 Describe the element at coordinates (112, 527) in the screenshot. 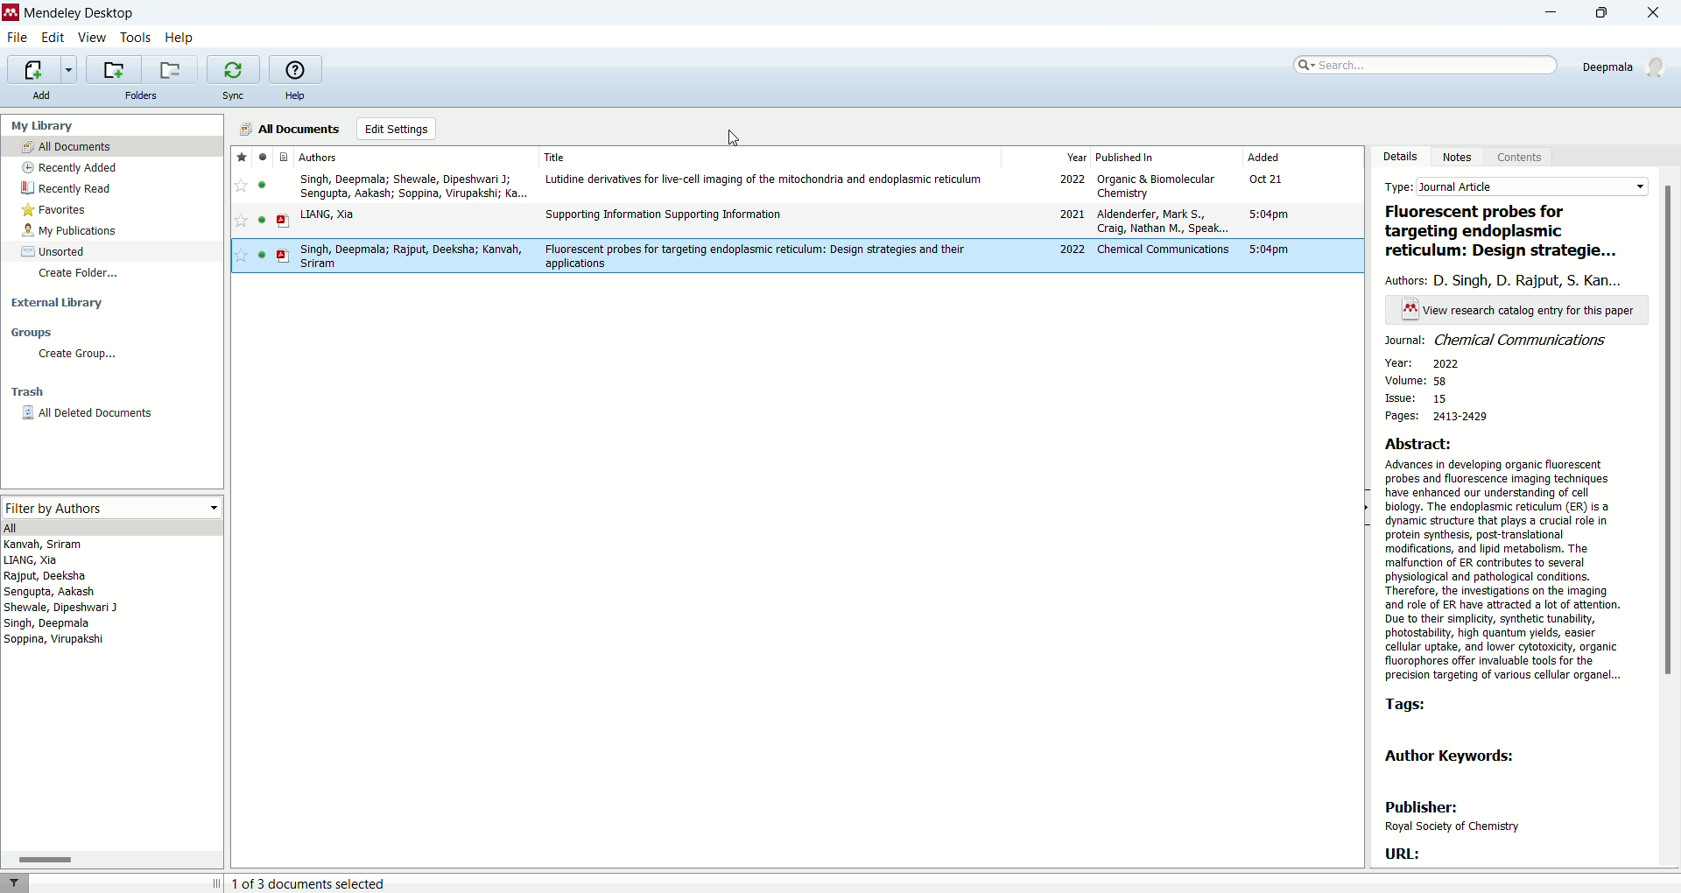

I see `all` at that location.